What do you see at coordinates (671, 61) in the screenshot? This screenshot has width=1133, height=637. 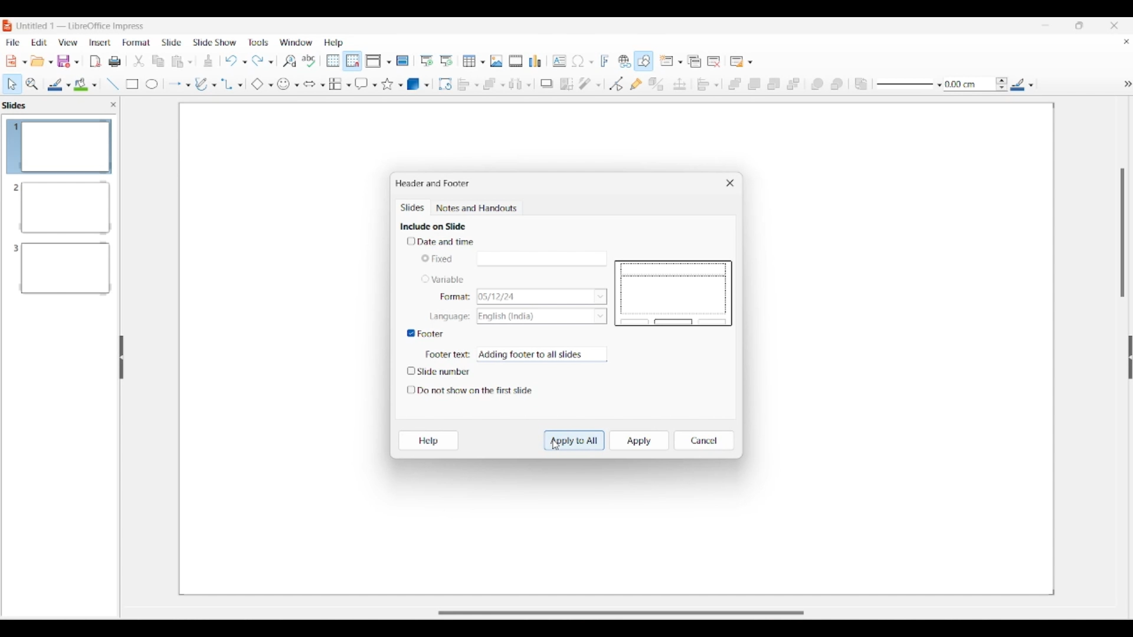 I see `New slide options` at bounding box center [671, 61].